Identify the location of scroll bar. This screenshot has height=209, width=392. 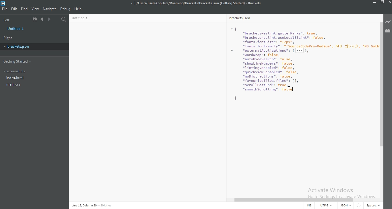
(299, 200).